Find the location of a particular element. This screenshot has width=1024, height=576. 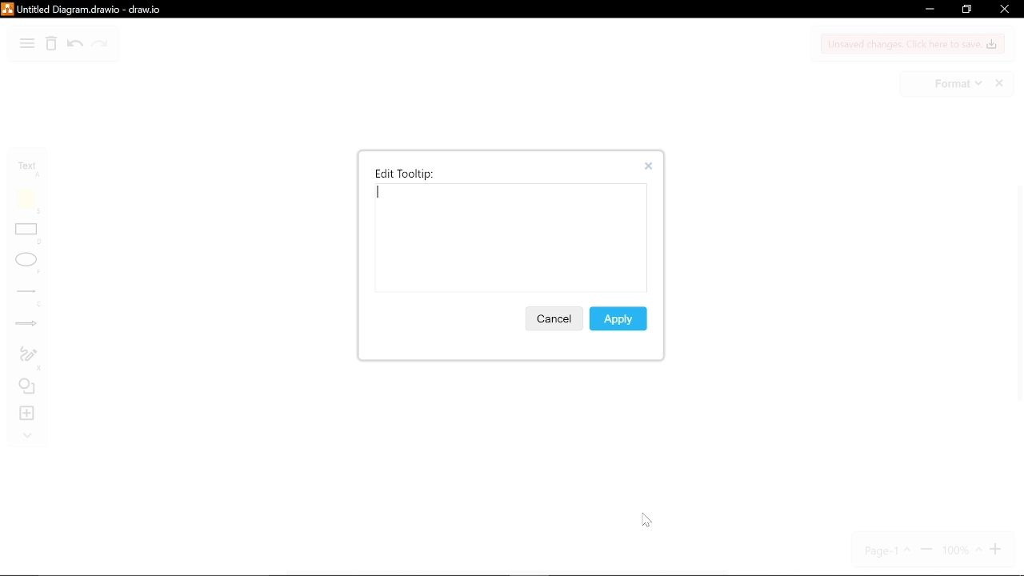

zoom in is located at coordinates (998, 550).